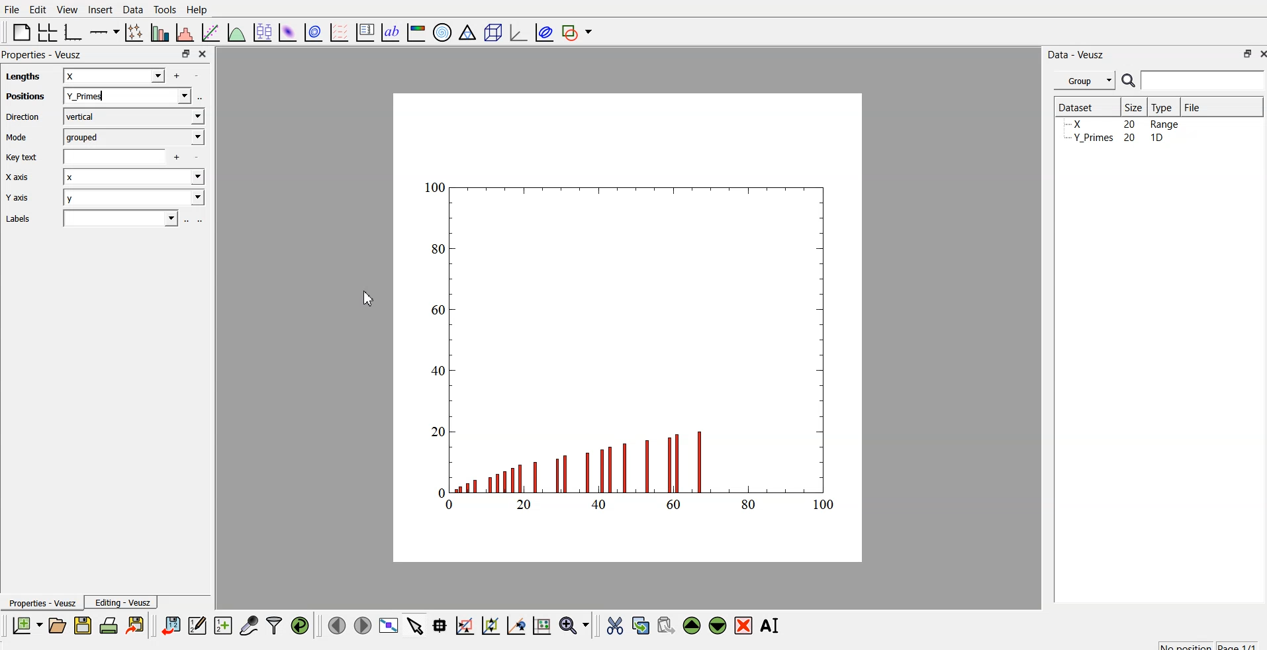 The width and height of the screenshot is (1267, 650). I want to click on Data, so click(132, 9).